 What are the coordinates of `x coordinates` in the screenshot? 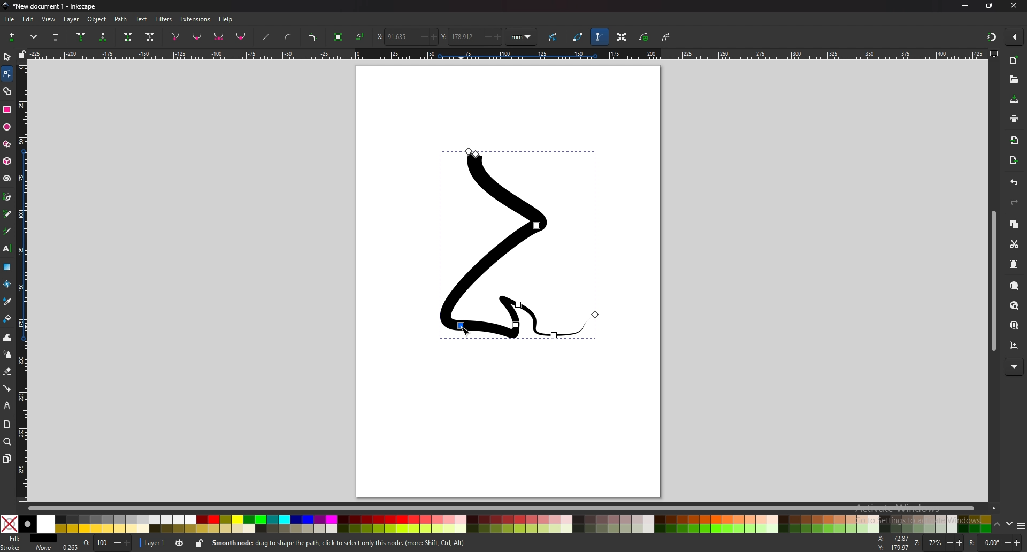 It's located at (407, 36).